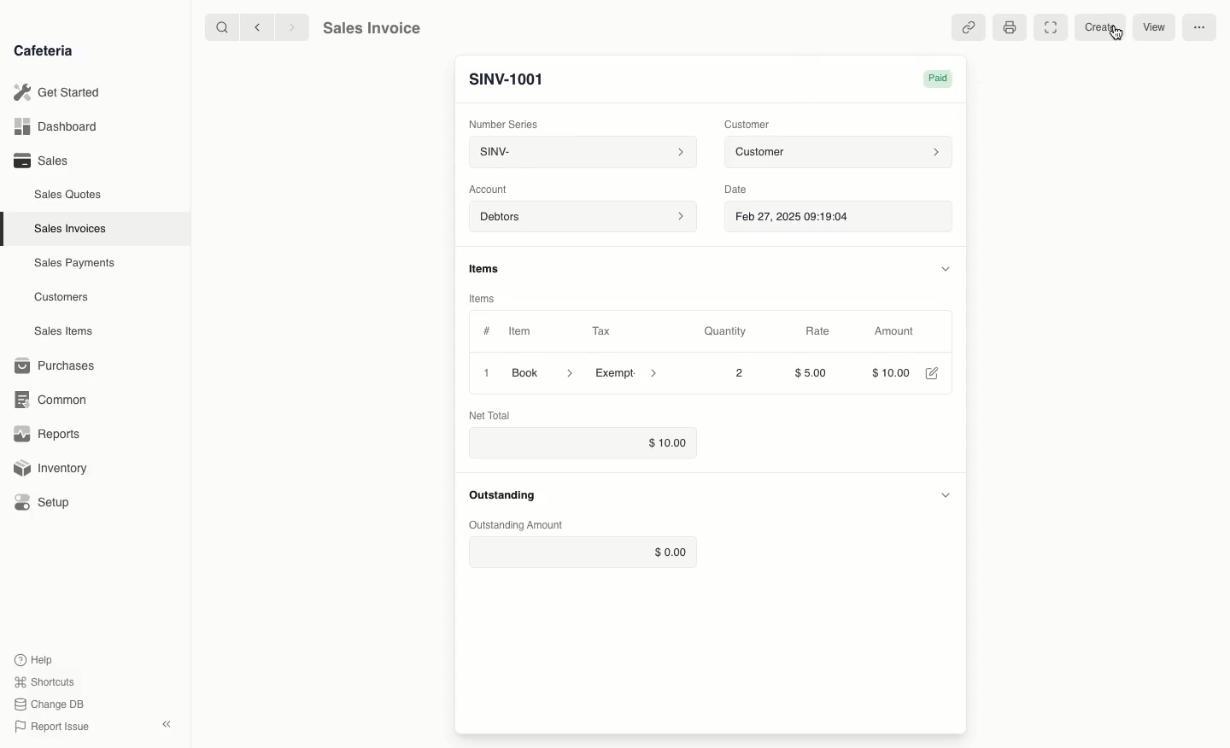 Image resolution: width=1230 pixels, height=748 pixels. Describe the element at coordinates (888, 371) in the screenshot. I see `$10.00` at that location.